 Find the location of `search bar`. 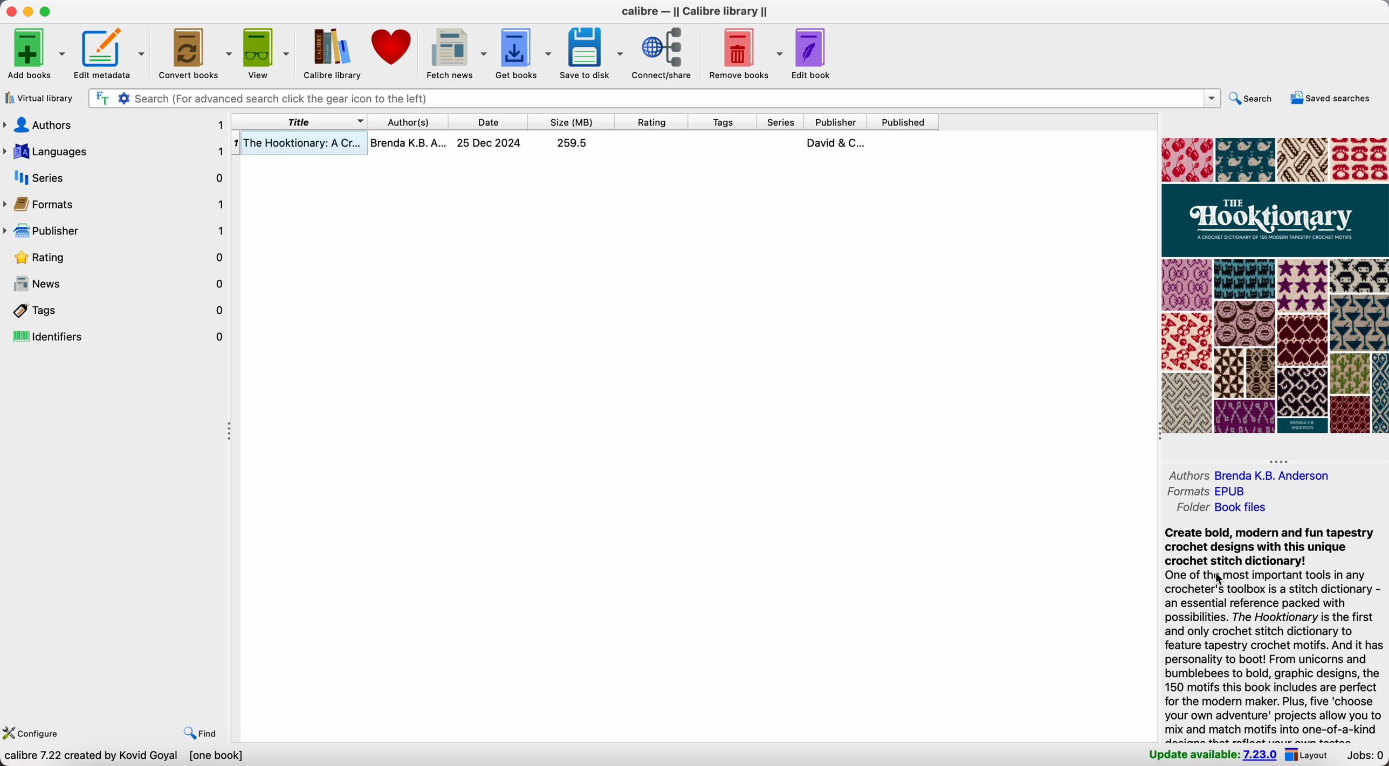

search bar is located at coordinates (653, 99).